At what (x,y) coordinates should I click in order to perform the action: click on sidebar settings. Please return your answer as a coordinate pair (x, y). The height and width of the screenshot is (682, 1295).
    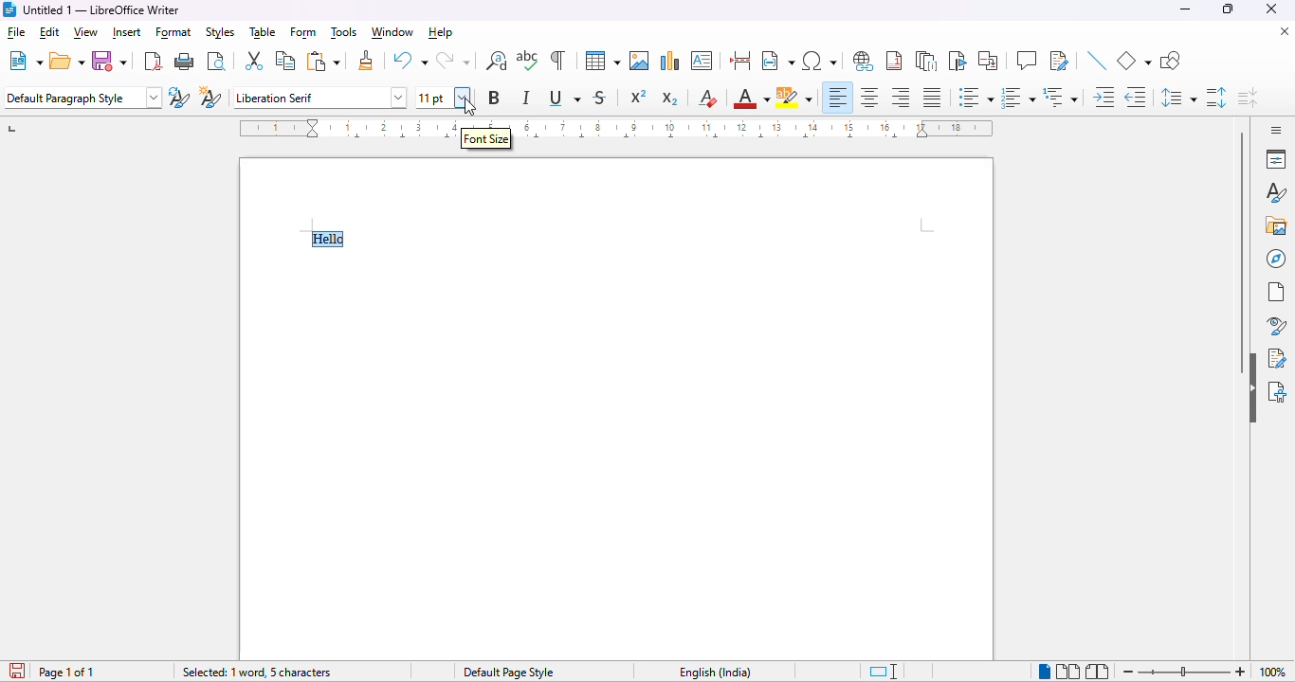
    Looking at the image, I should click on (1276, 130).